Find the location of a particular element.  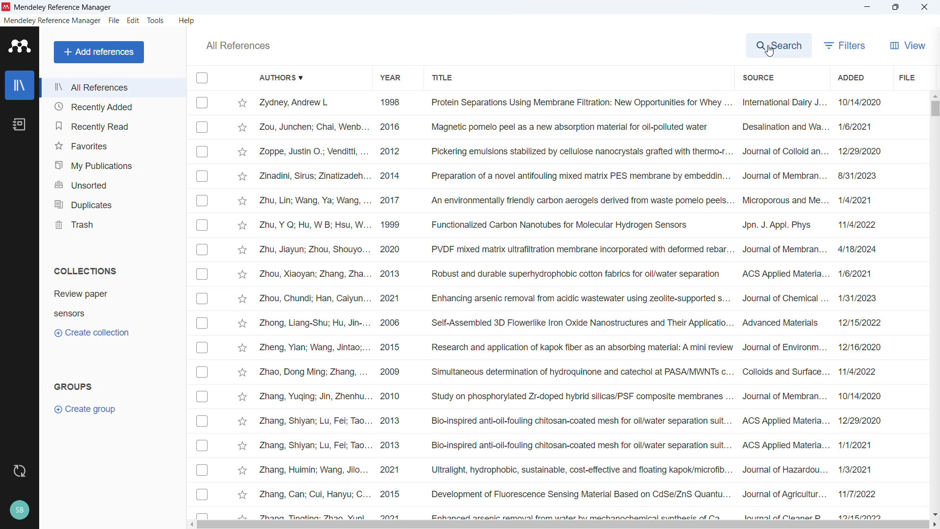

Create group  is located at coordinates (87, 409).